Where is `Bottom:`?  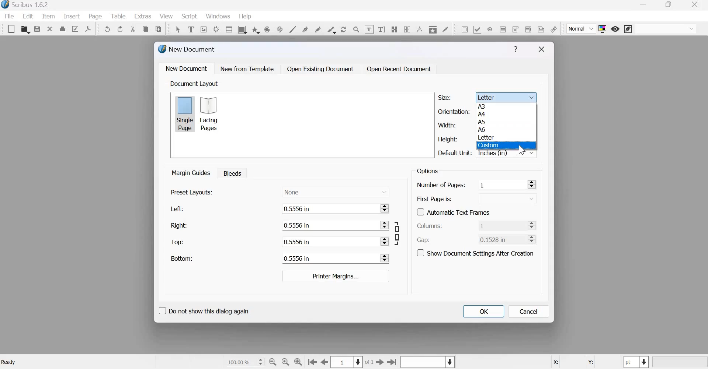 Bottom: is located at coordinates (181, 258).